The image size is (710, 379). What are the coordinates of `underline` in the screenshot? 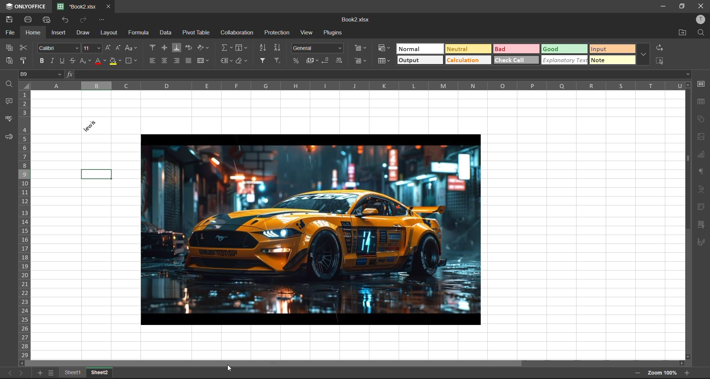 It's located at (62, 61).